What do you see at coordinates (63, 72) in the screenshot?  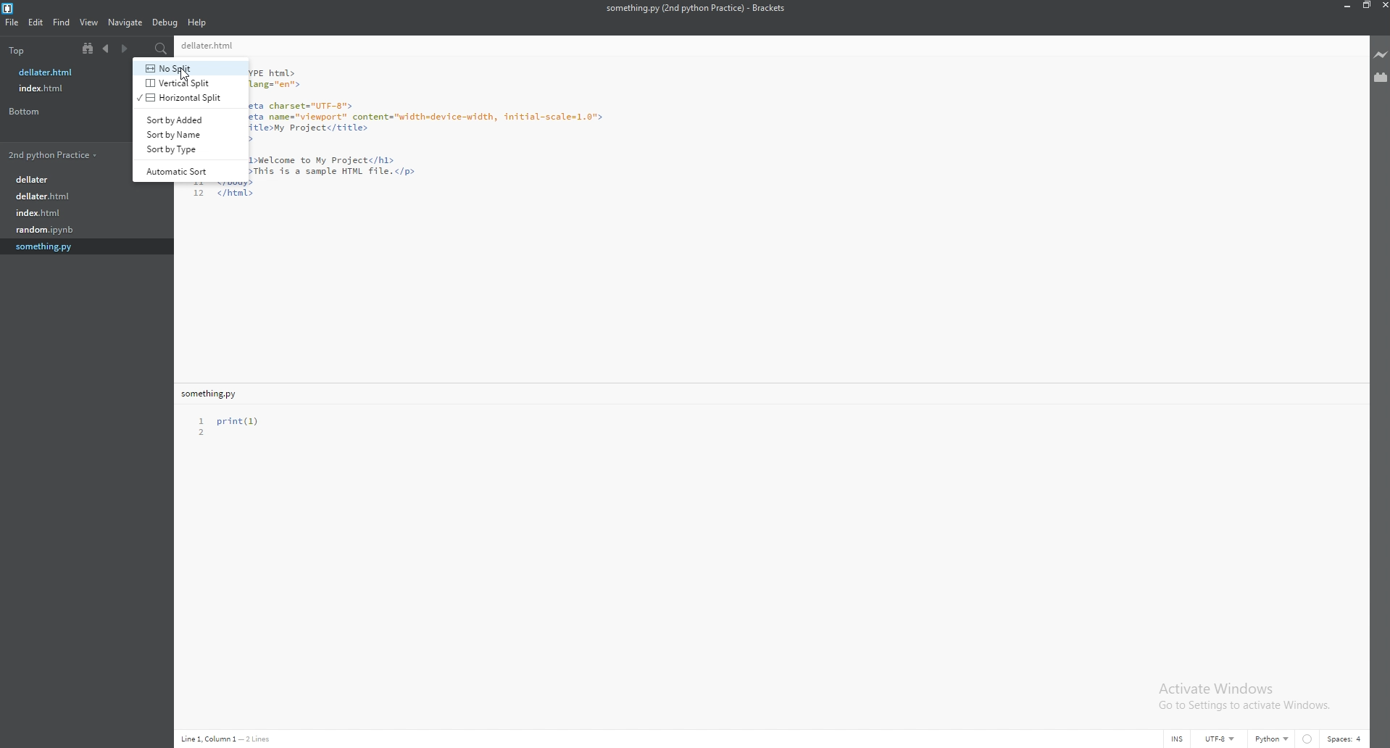 I see `file name` at bounding box center [63, 72].